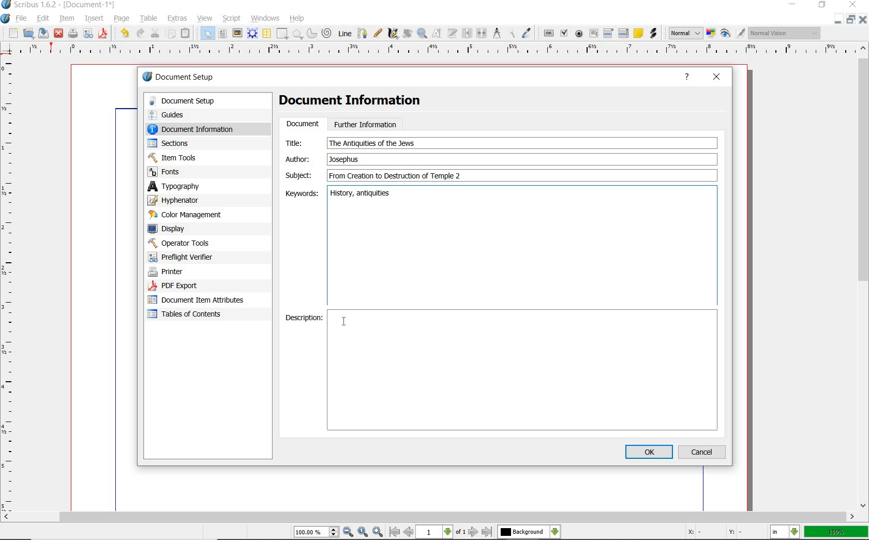 The image size is (869, 540). What do you see at coordinates (362, 194) in the screenshot?
I see `keywords text` at bounding box center [362, 194].